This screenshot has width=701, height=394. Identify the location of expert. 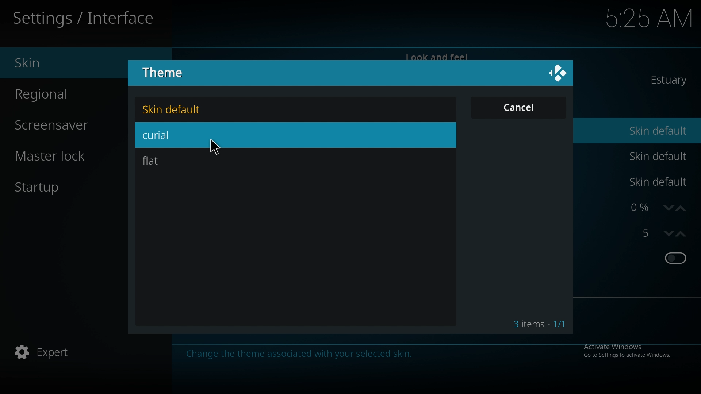
(58, 353).